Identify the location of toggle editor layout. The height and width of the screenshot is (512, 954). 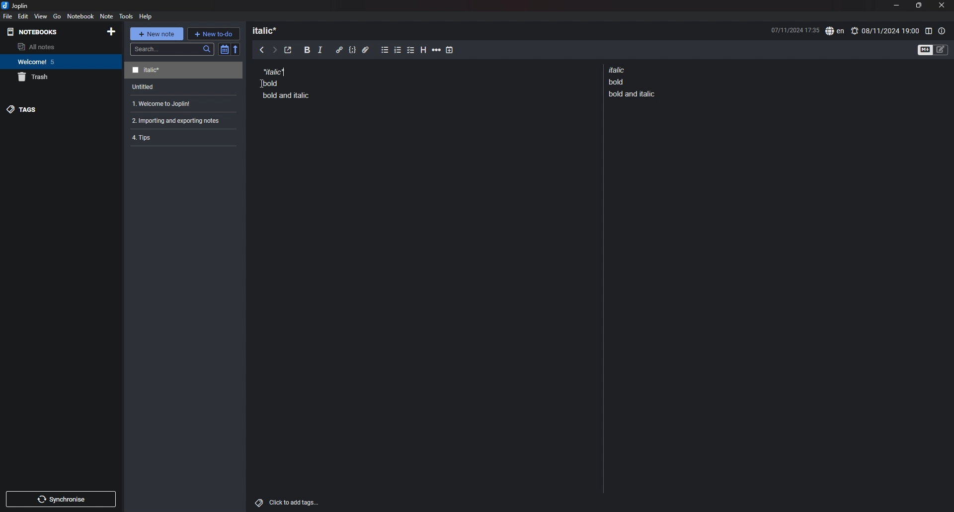
(928, 31).